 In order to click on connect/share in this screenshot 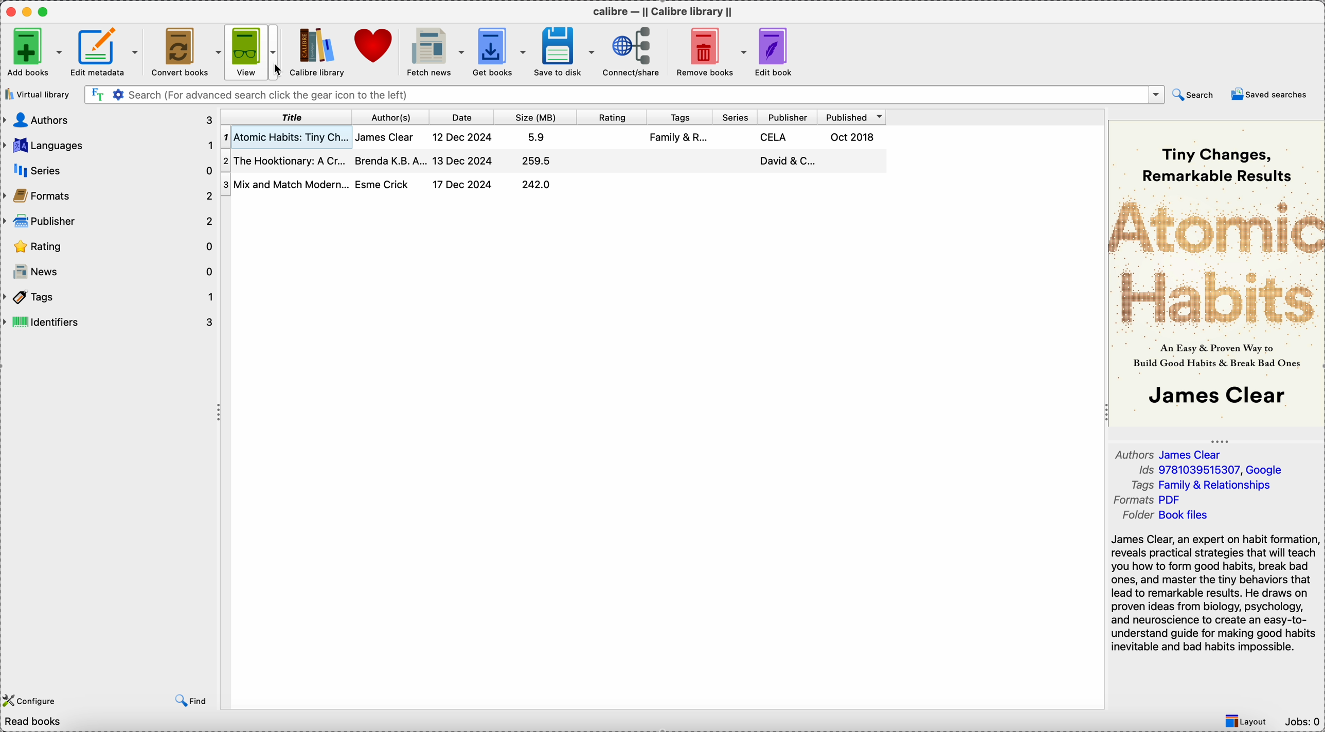, I will do `click(631, 51)`.